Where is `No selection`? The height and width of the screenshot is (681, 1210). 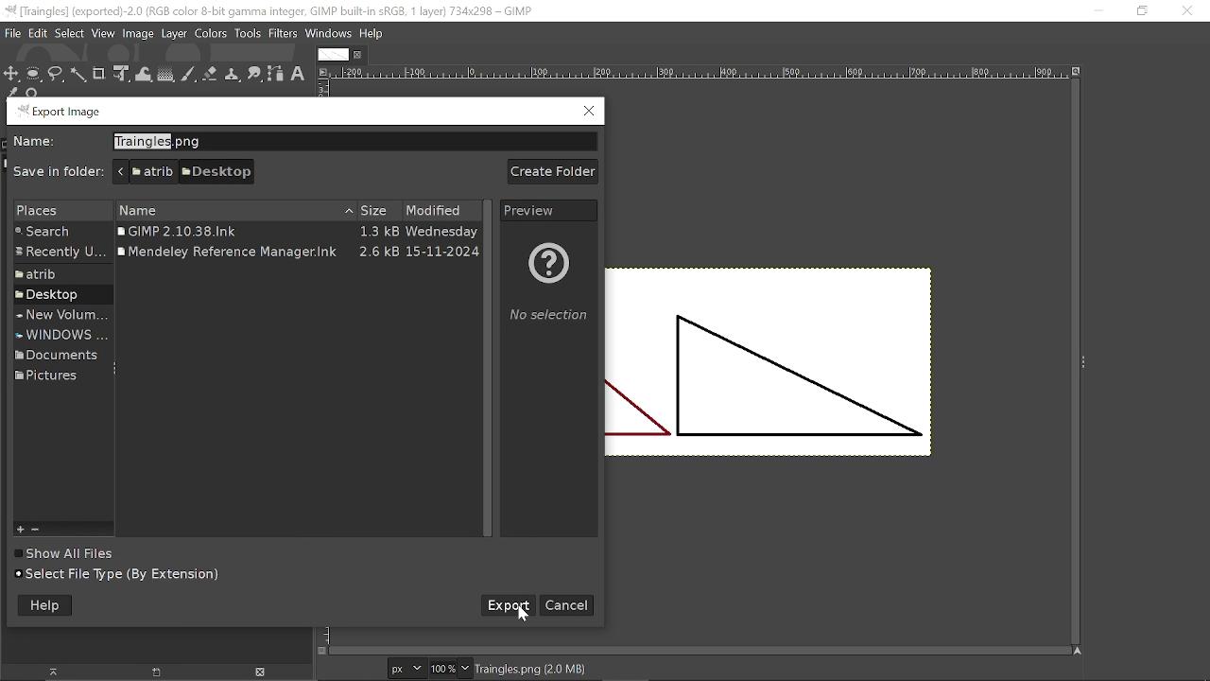
No selection is located at coordinates (550, 290).